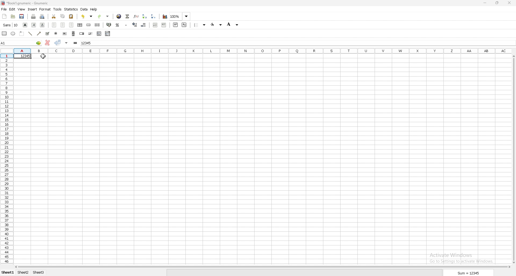 Image resolution: width=516 pixels, height=276 pixels. What do you see at coordinates (135, 25) in the screenshot?
I see `increase decimals` at bounding box center [135, 25].